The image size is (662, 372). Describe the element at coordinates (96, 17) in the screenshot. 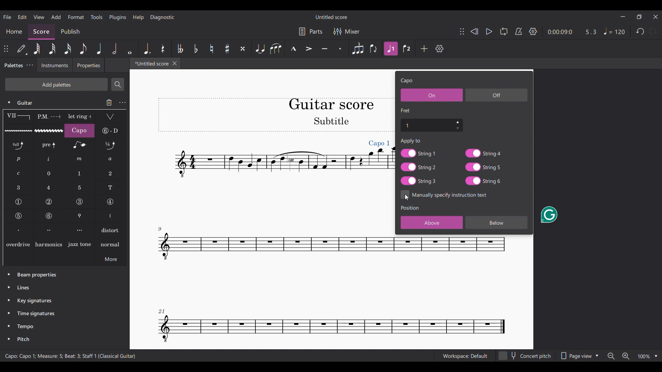

I see `Tools menu` at that location.